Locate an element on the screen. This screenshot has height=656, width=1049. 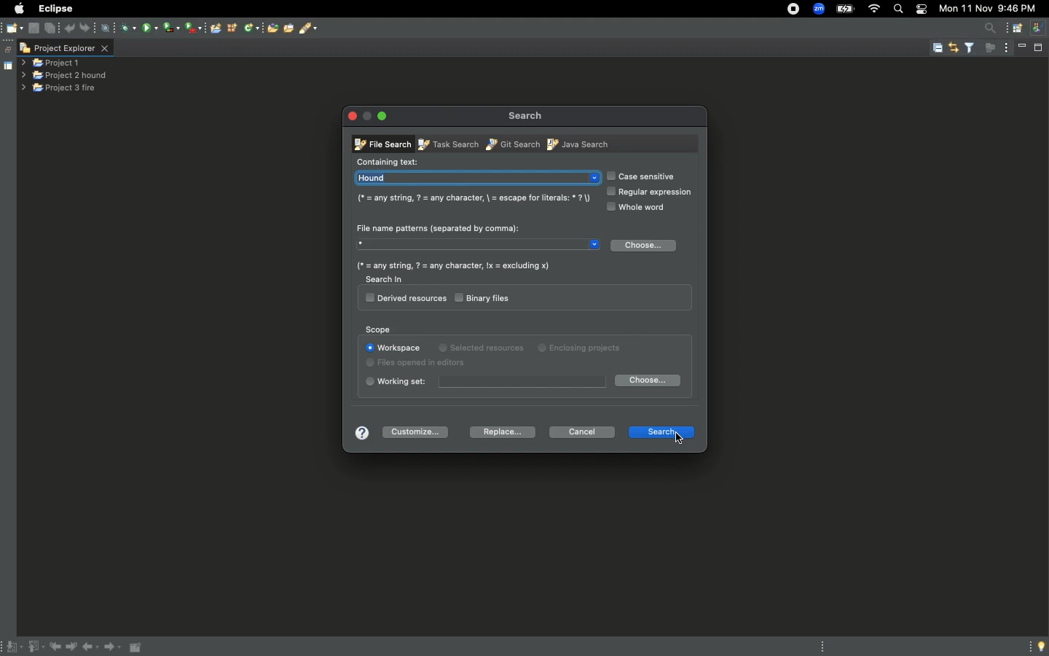
Notification is located at coordinates (920, 10).